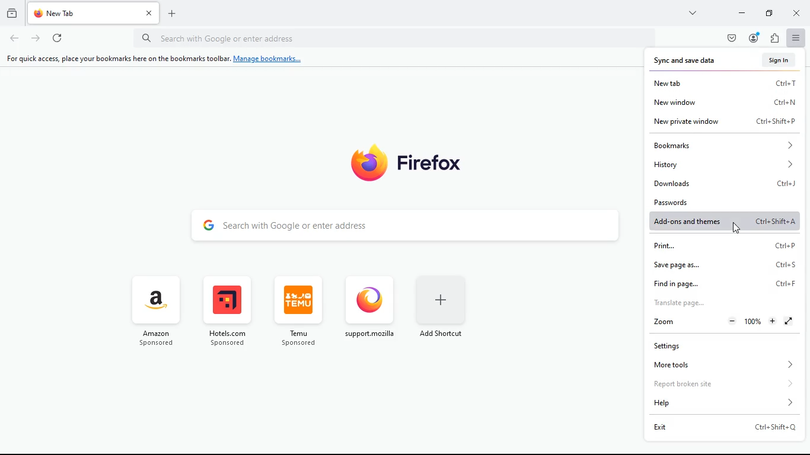 The height and width of the screenshot is (455, 810). What do you see at coordinates (728, 121) in the screenshot?
I see `new private window  ctrl+shift+p` at bounding box center [728, 121].